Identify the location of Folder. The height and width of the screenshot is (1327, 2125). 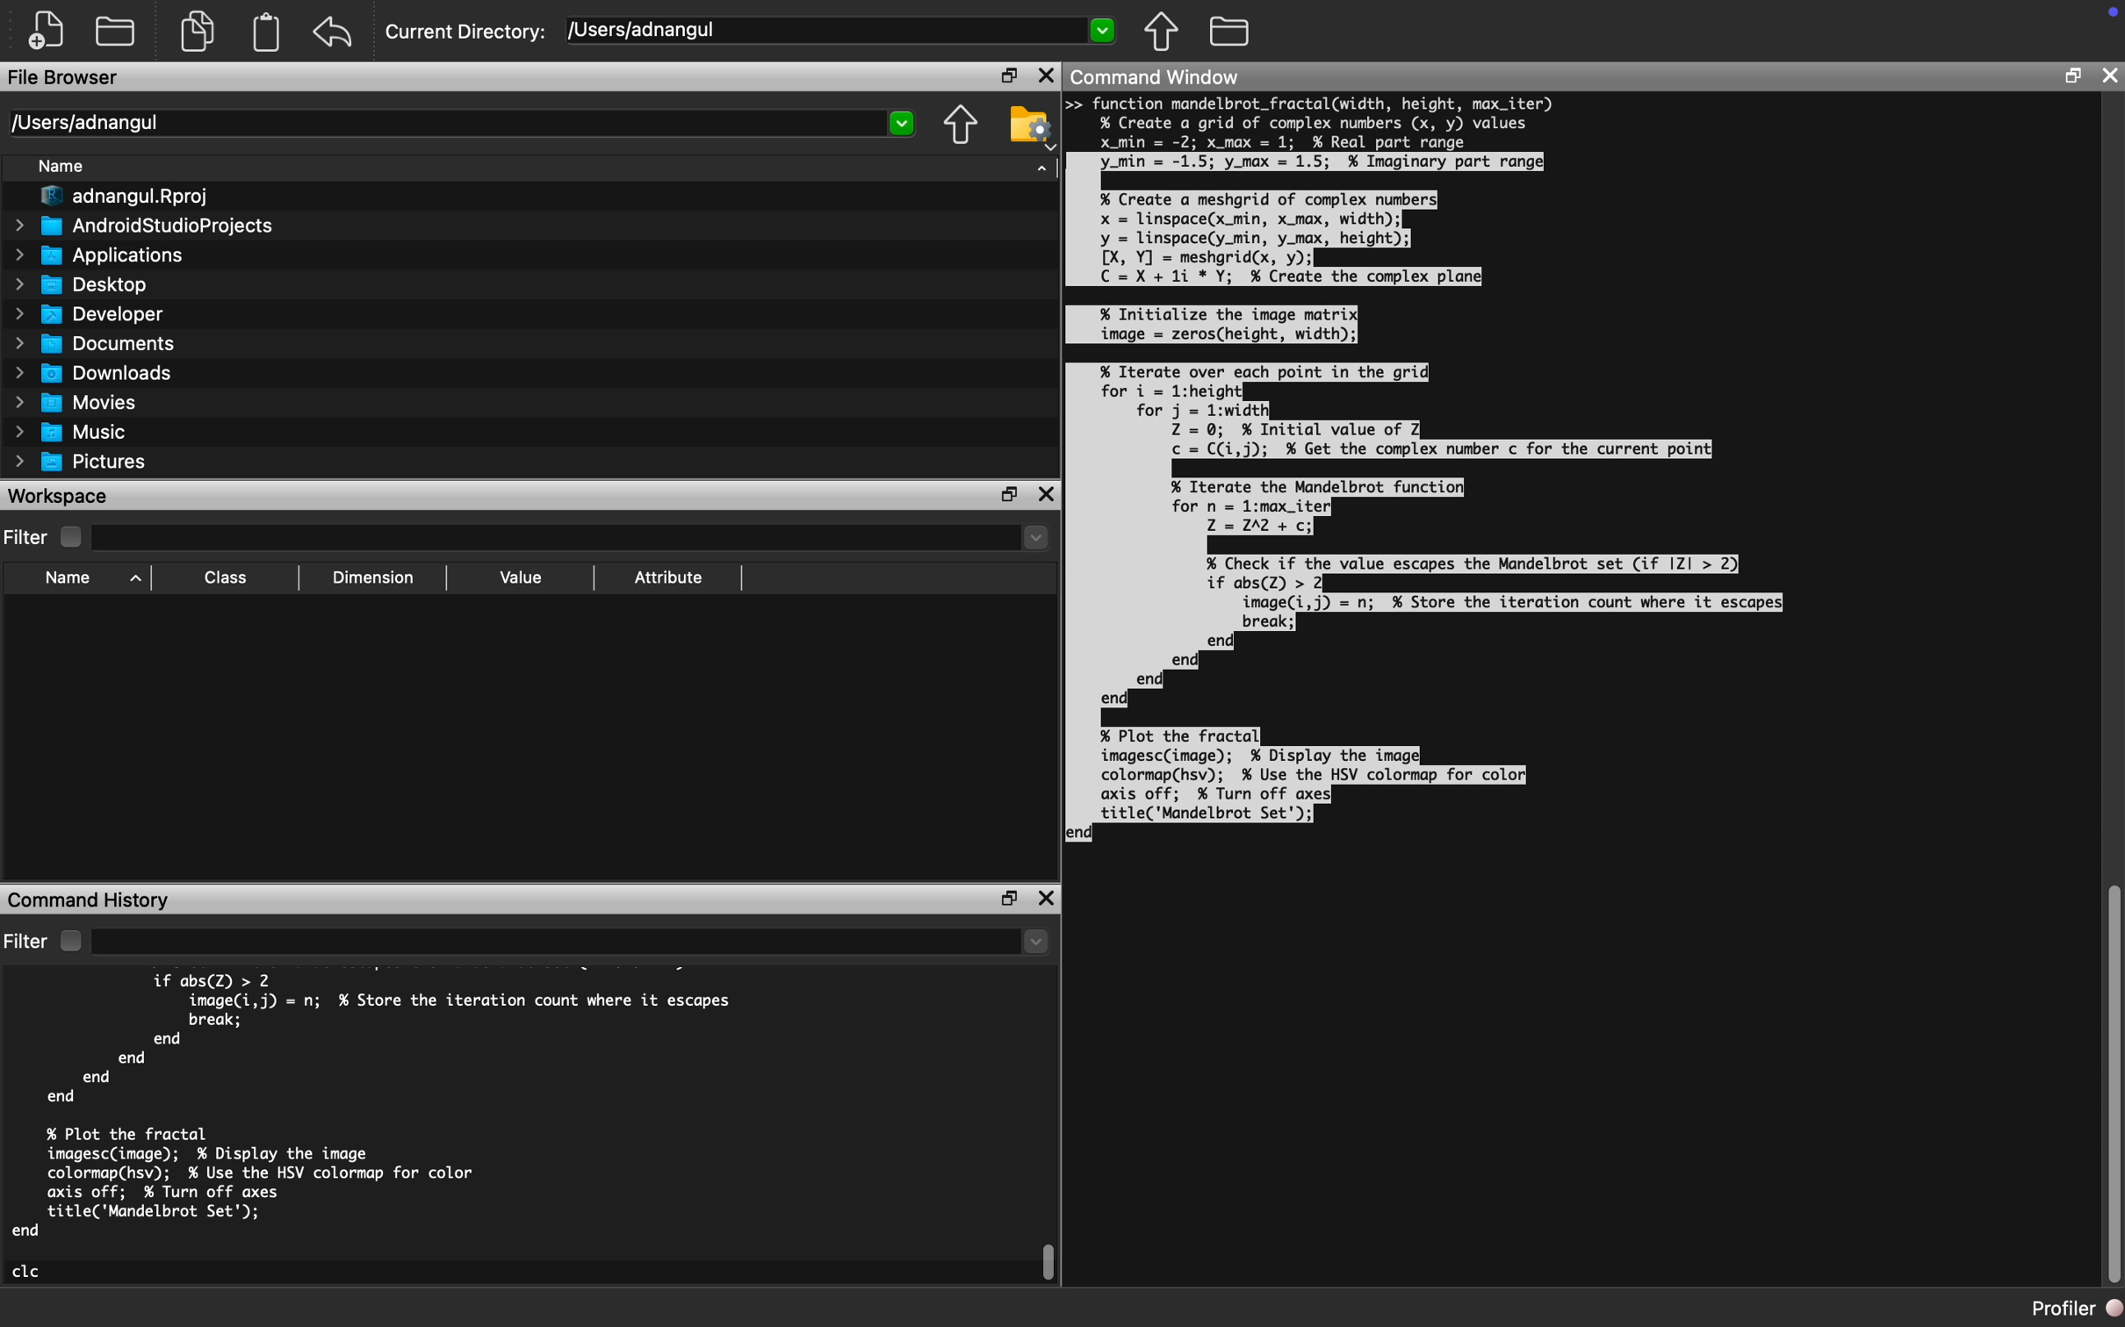
(1228, 32).